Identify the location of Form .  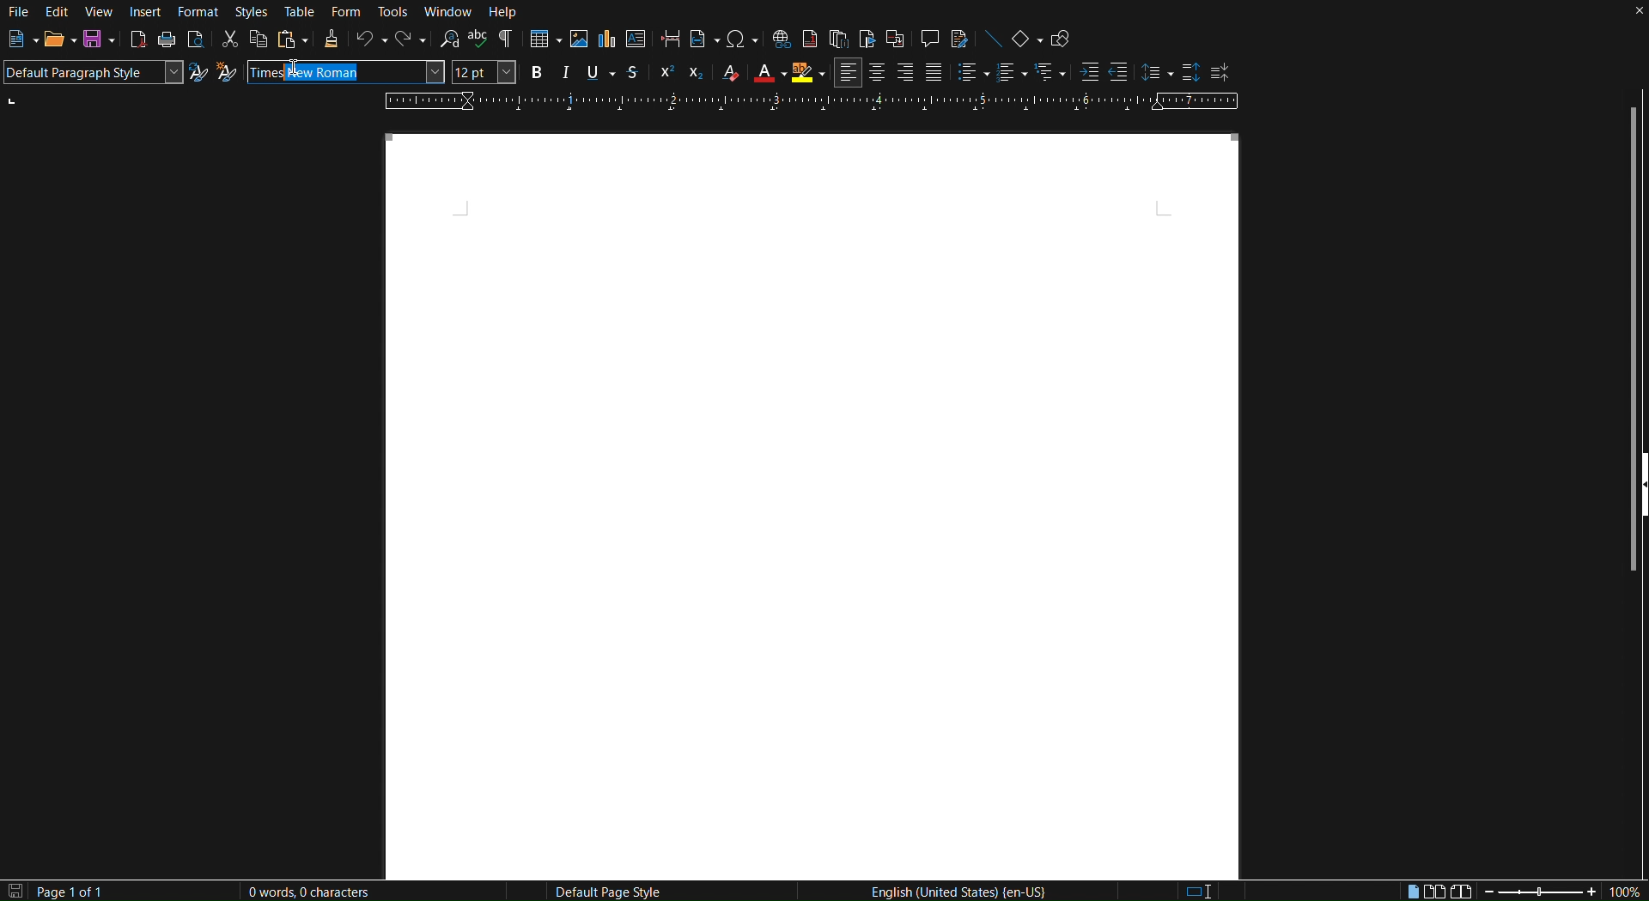
(346, 12).